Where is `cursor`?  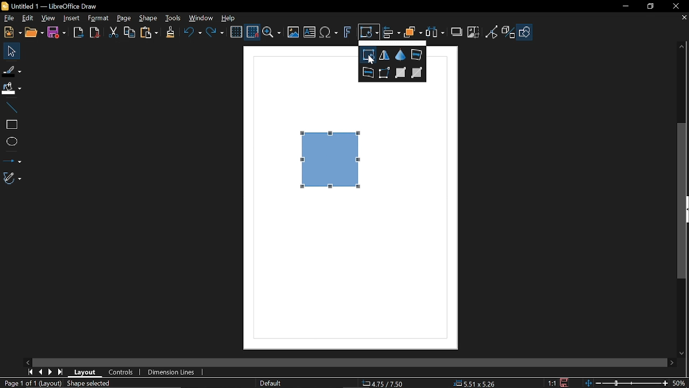 cursor is located at coordinates (371, 60).